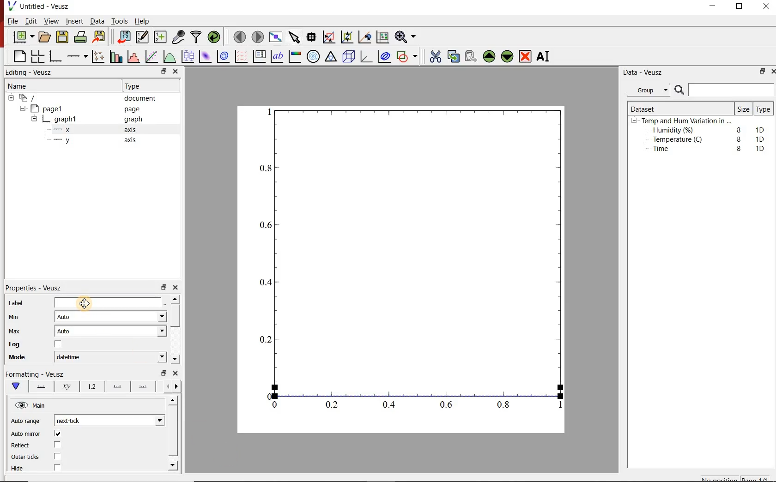 The height and width of the screenshot is (482, 776). Describe the element at coordinates (435, 55) in the screenshot. I see `cut the selected widget` at that location.